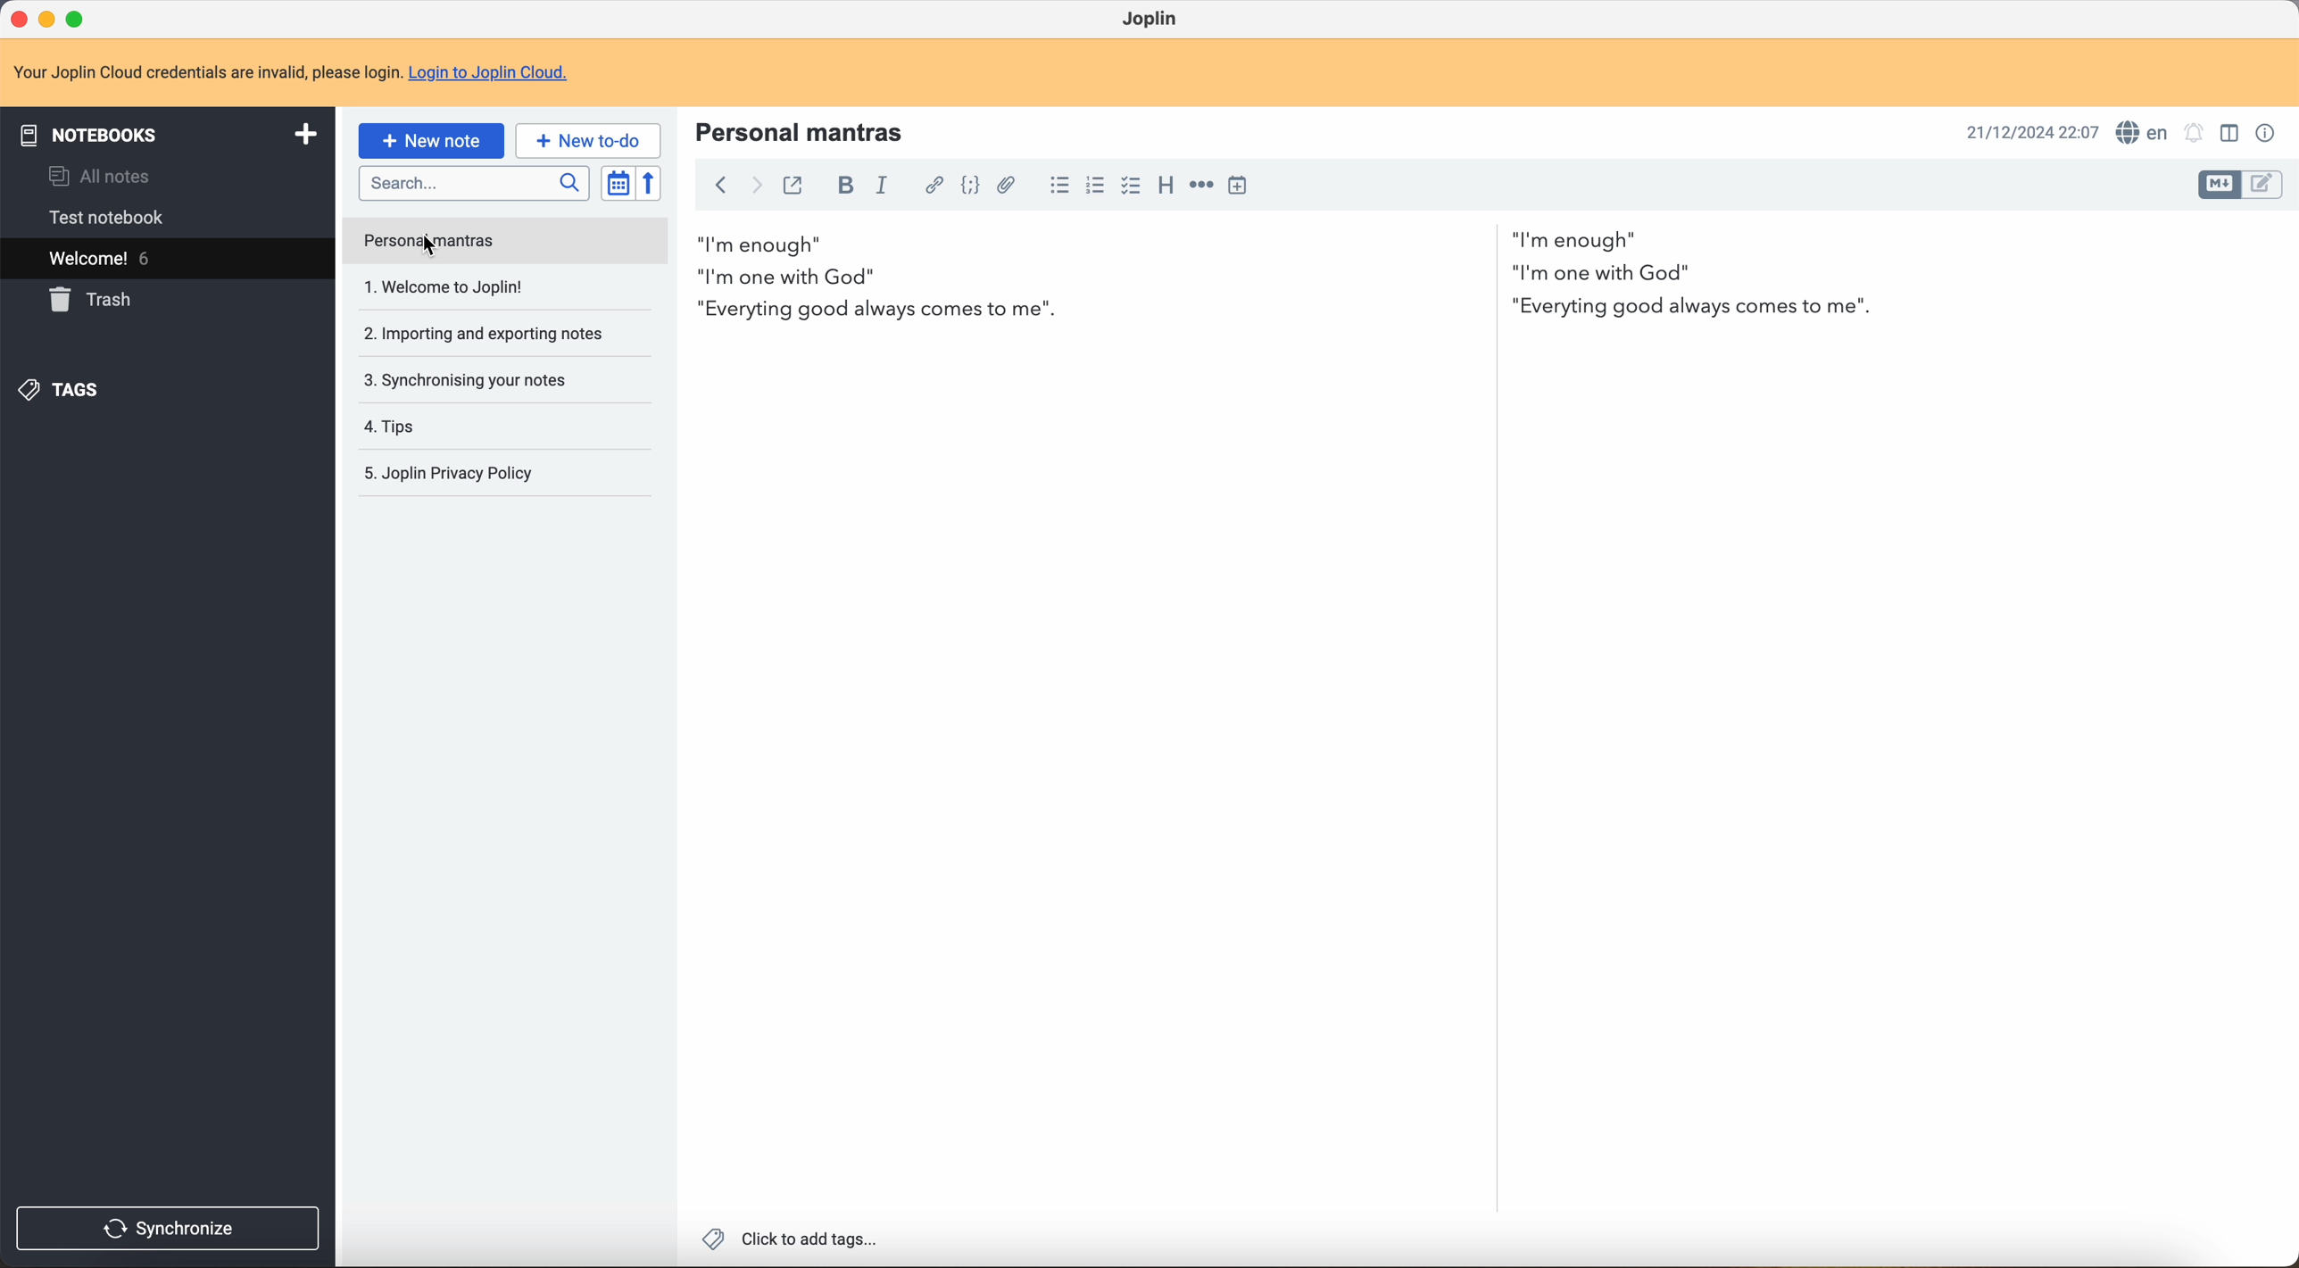 The height and width of the screenshot is (1268, 2299). I want to click on click on personal mantras note, so click(504, 241).